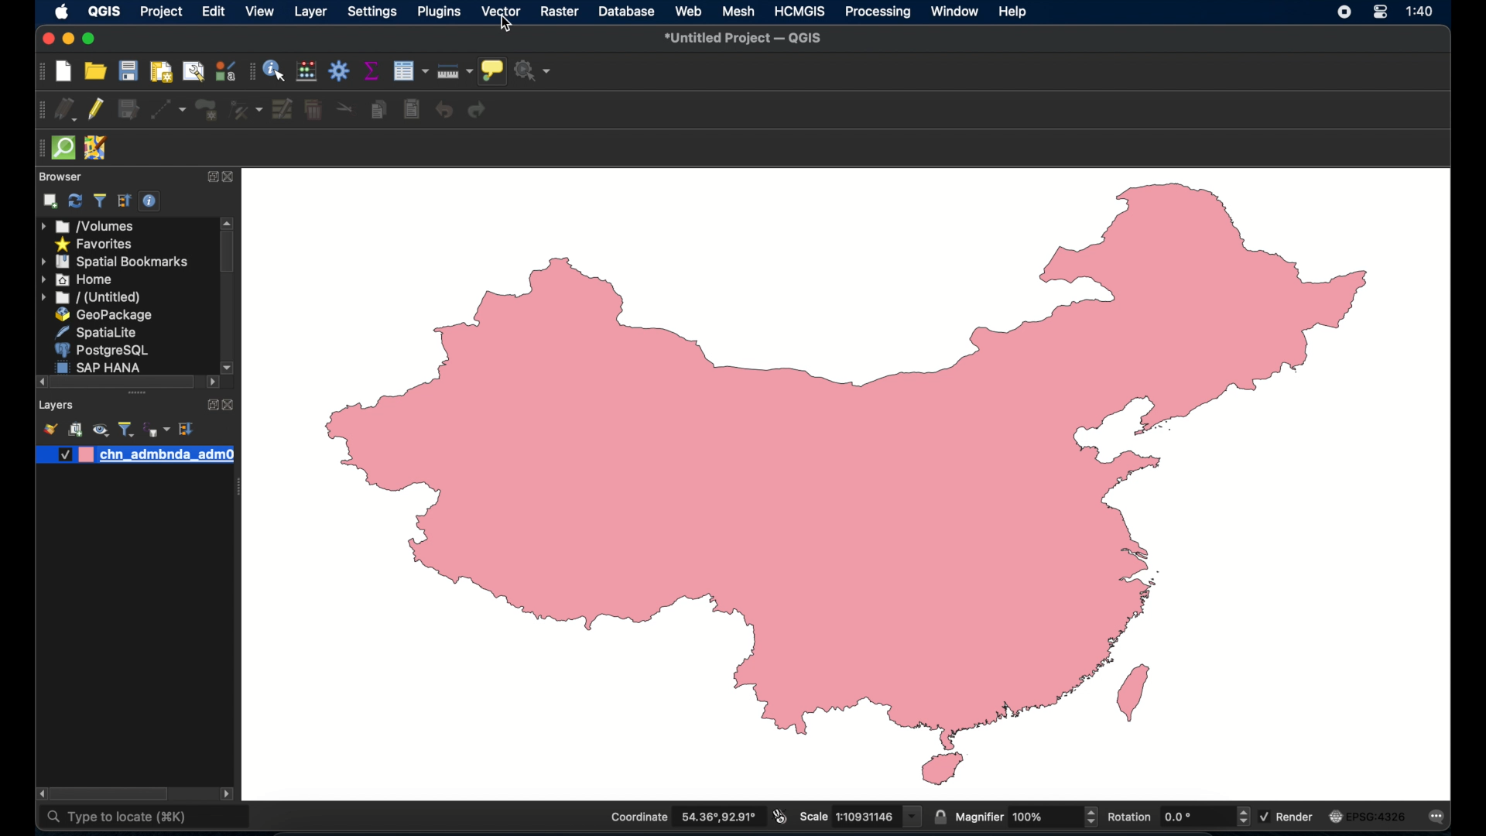 Image resolution: width=1486 pixels, height=836 pixels. Describe the element at coordinates (283, 109) in the screenshot. I see `modify attributes` at that location.